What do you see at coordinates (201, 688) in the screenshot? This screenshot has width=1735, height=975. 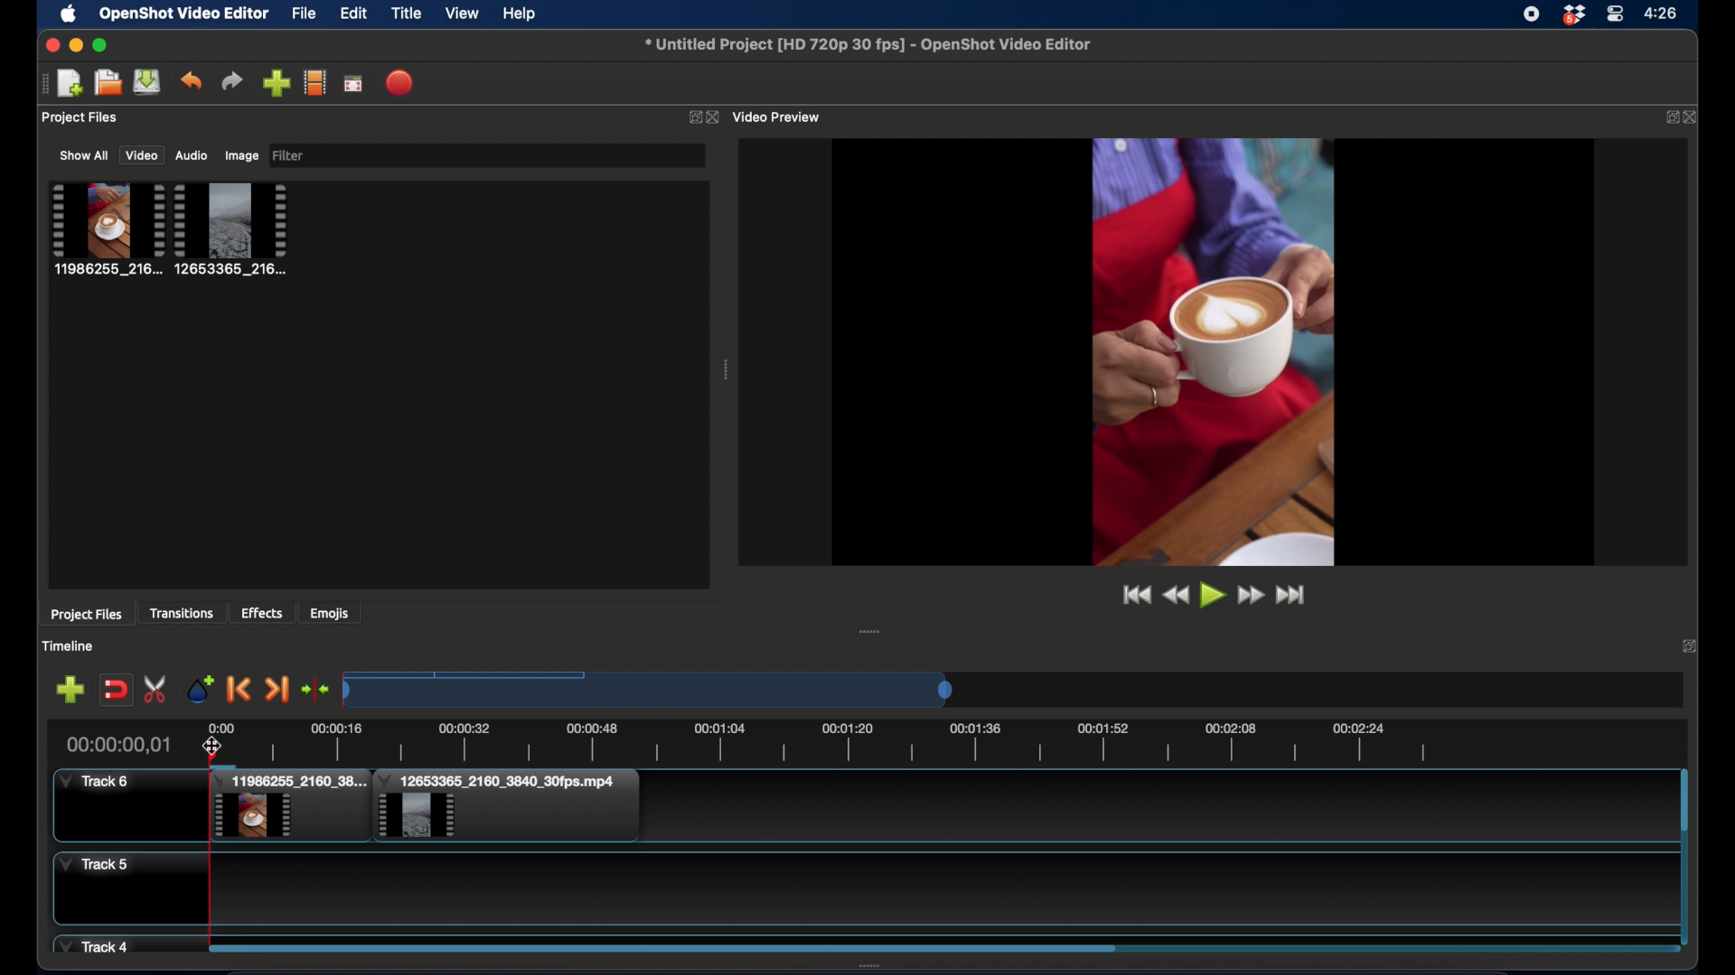 I see `add marker` at bounding box center [201, 688].